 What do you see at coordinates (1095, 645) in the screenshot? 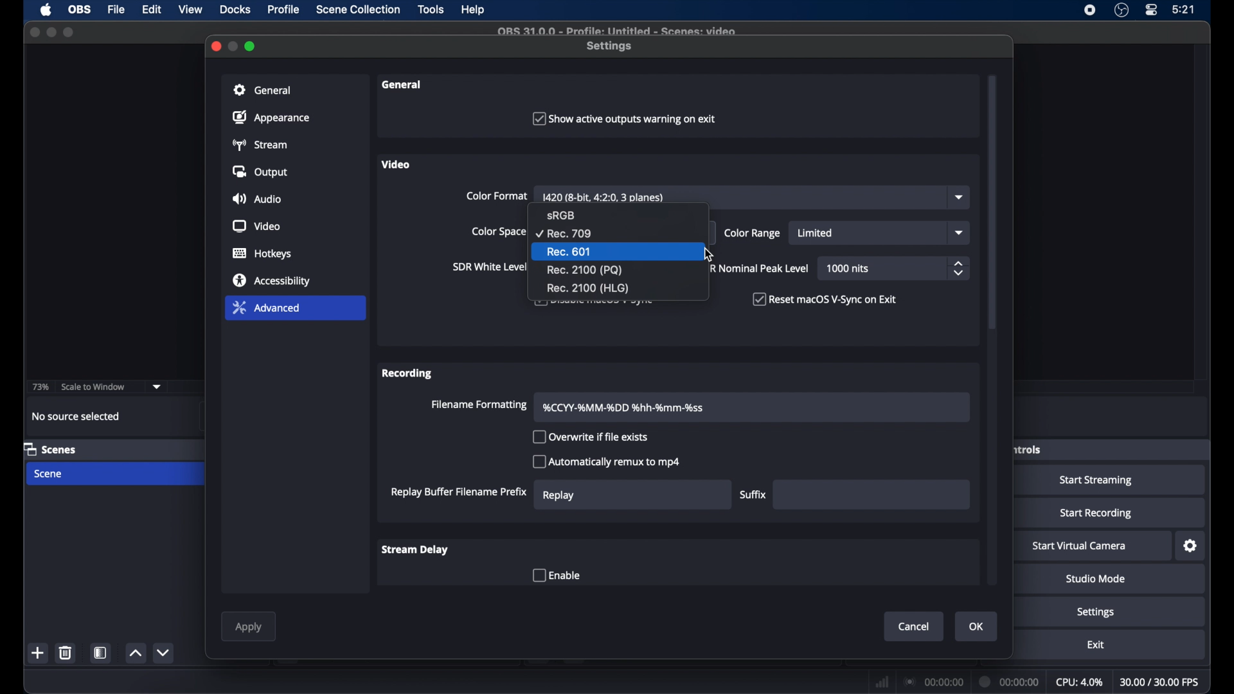
I see `exit` at bounding box center [1095, 645].